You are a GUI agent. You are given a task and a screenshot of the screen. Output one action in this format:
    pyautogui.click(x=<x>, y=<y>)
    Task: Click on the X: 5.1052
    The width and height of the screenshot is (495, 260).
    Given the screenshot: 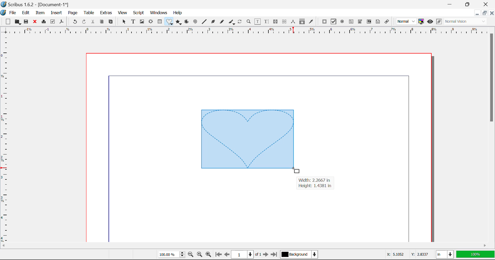 What is the action you would take?
    pyautogui.click(x=394, y=254)
    